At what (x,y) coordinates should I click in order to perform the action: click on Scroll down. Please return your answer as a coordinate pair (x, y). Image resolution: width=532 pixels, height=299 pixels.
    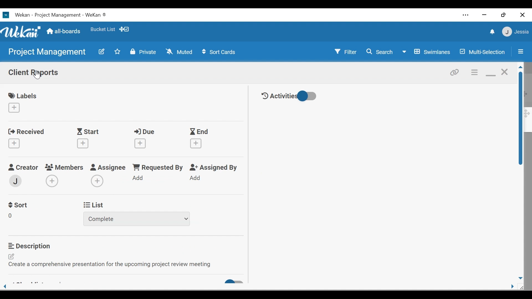
    Looking at the image, I should click on (520, 278).